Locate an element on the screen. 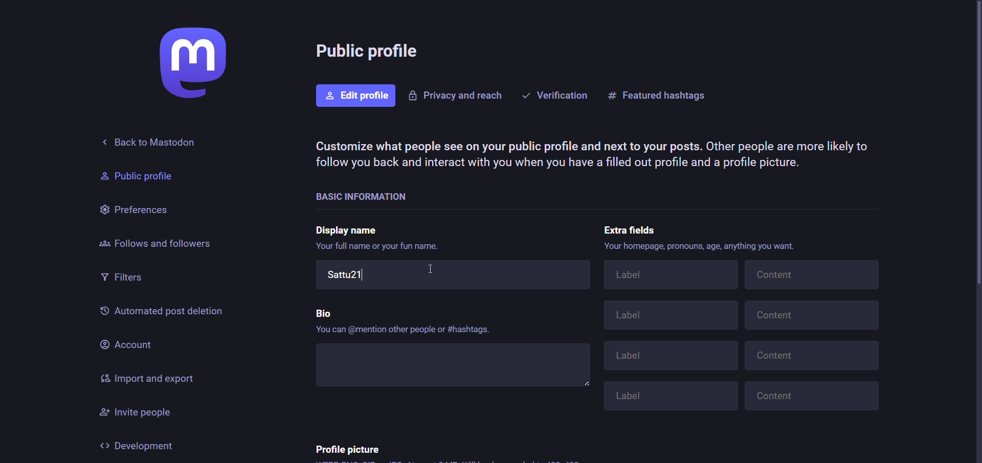  Content  is located at coordinates (811, 356).